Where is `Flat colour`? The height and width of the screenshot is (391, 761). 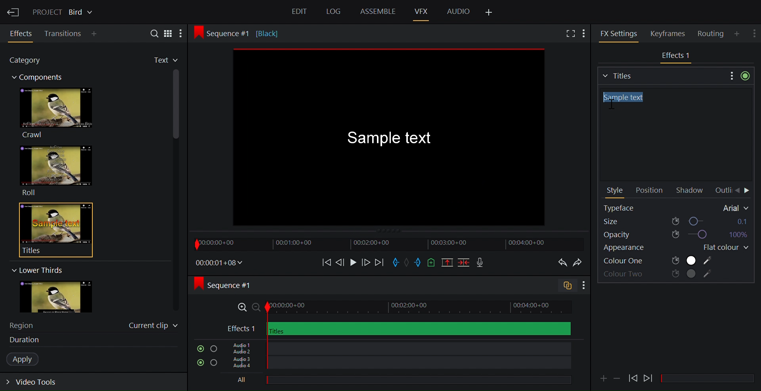
Flat colour is located at coordinates (723, 248).